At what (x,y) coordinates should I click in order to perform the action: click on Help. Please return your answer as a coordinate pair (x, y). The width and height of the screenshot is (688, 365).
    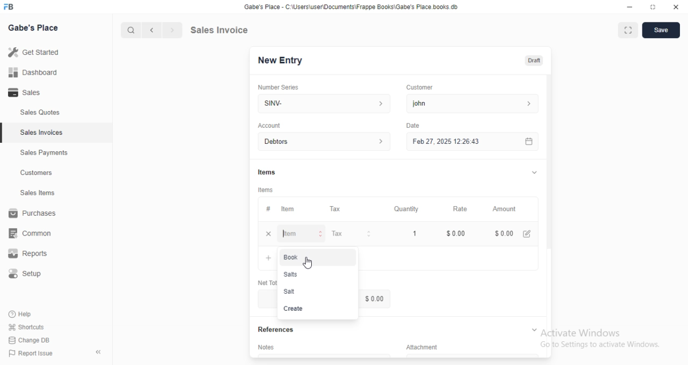
    Looking at the image, I should click on (24, 314).